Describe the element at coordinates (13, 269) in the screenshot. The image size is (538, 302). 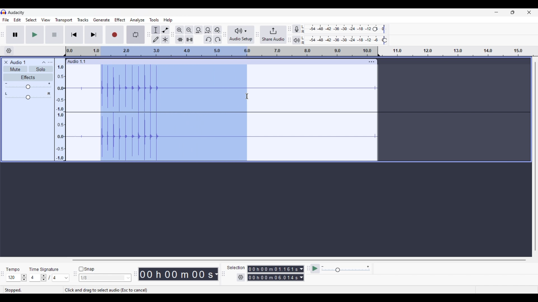
I see `Tempo` at that location.